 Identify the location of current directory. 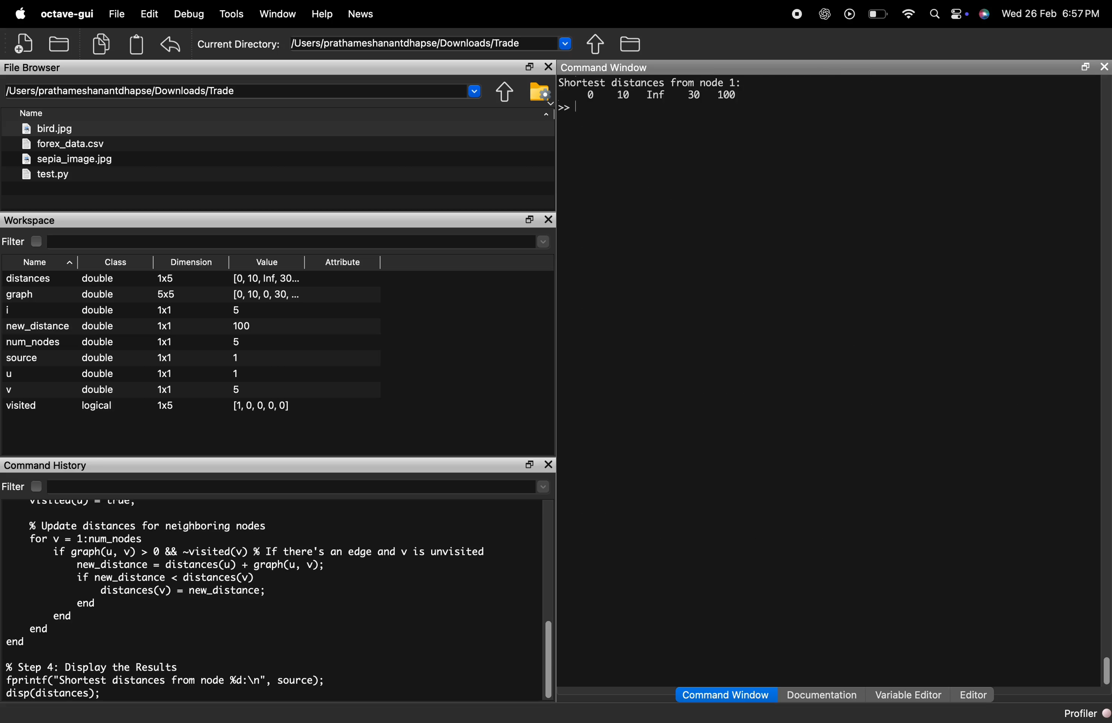
(384, 43).